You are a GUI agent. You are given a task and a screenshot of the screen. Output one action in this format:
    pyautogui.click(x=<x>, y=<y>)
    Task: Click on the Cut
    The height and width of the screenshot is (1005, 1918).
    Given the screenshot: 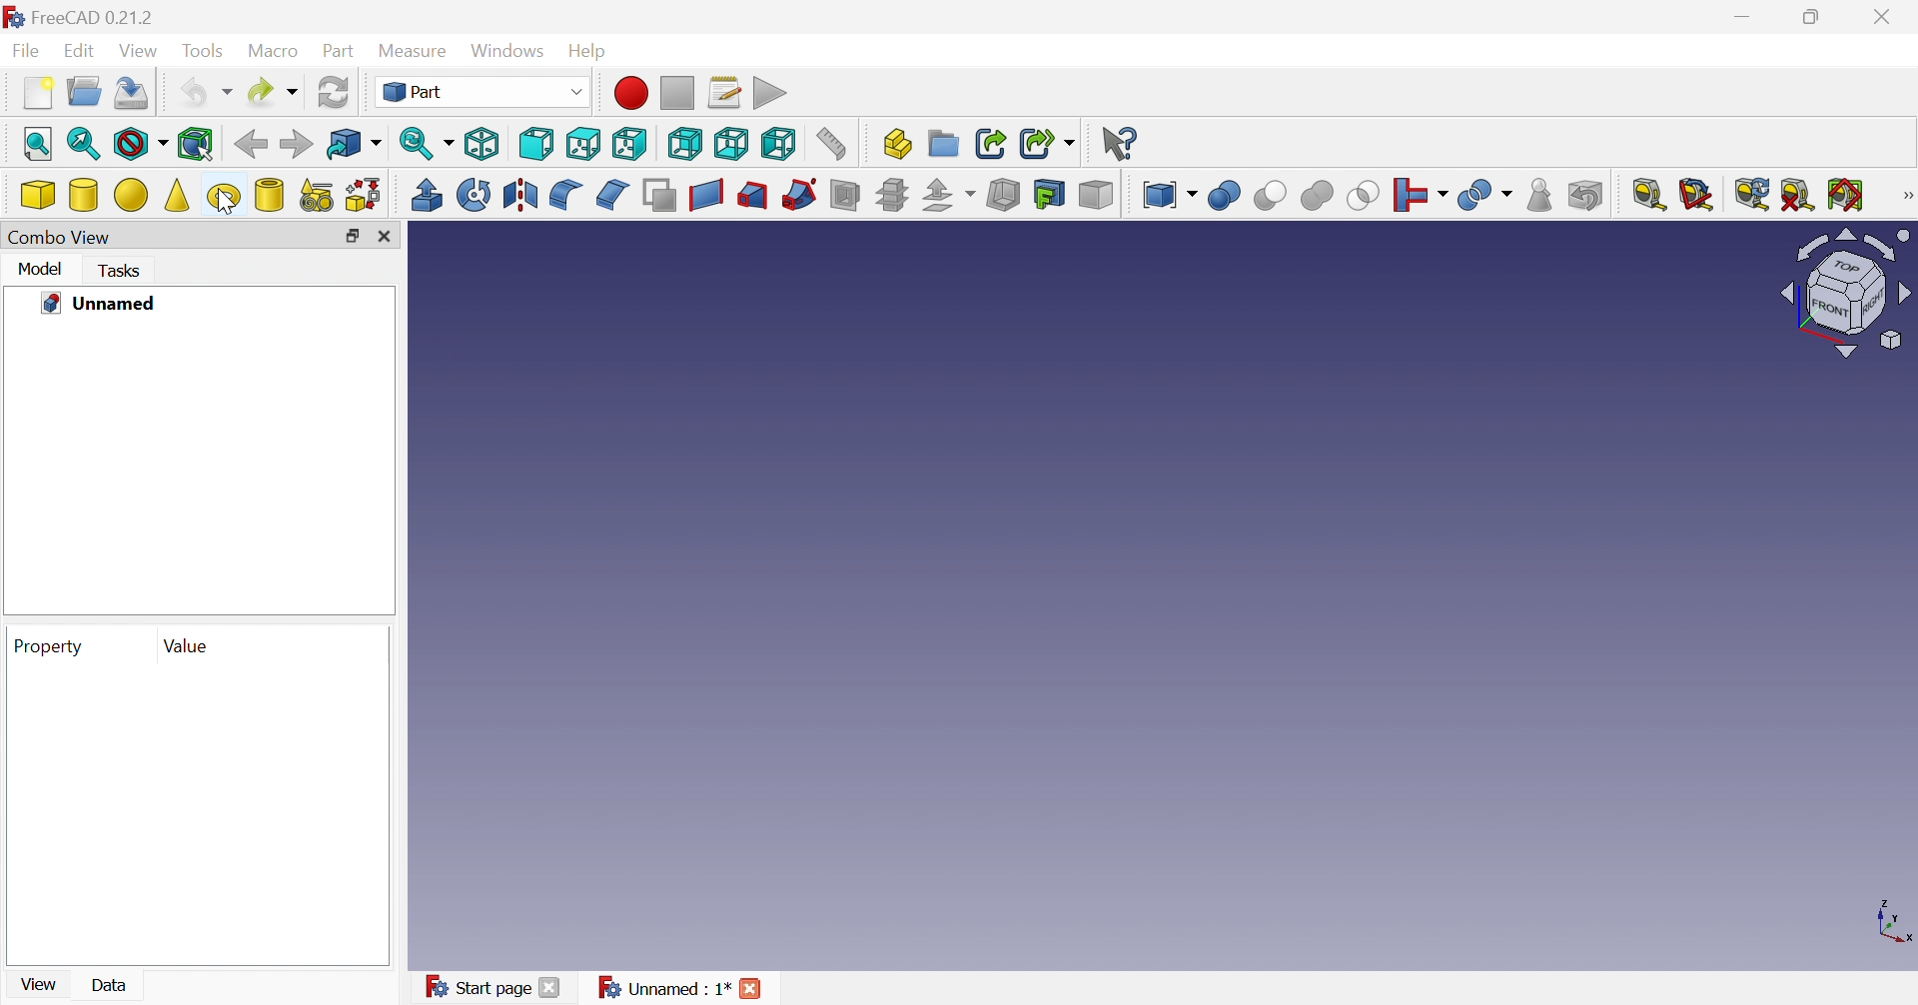 What is the action you would take?
    pyautogui.click(x=1272, y=196)
    